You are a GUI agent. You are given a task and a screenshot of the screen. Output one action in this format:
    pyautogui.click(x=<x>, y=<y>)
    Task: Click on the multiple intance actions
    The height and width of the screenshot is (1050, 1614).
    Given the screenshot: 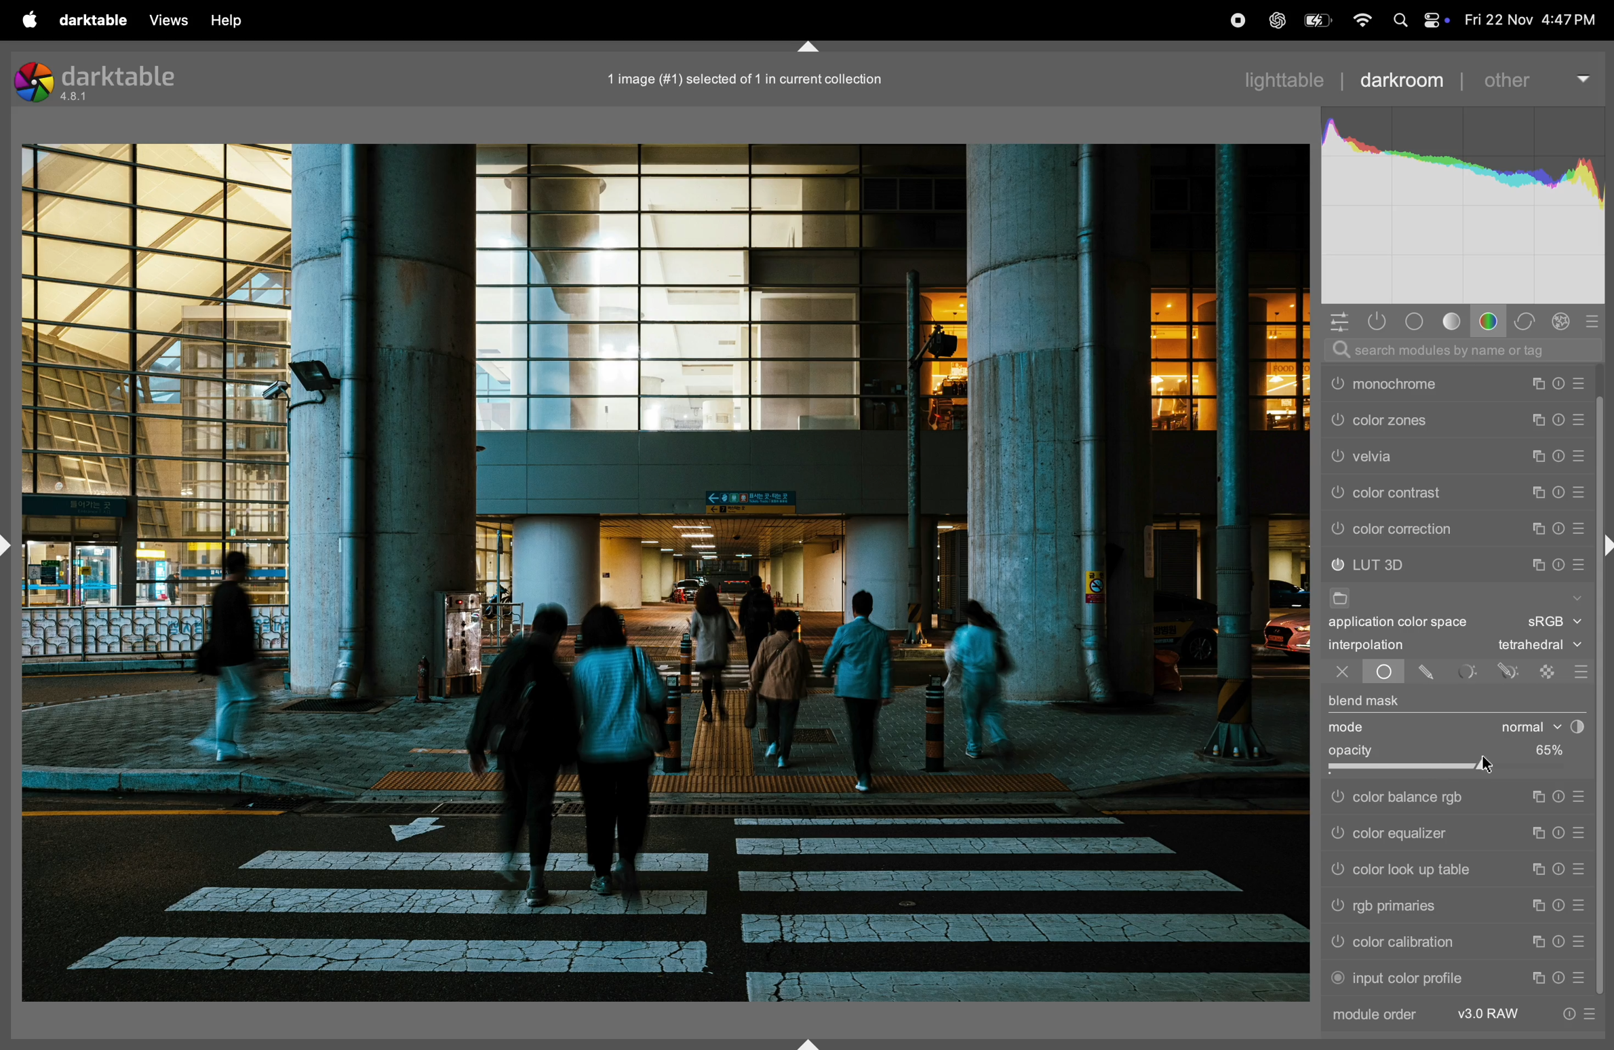 What is the action you would take?
    pyautogui.click(x=1539, y=454)
    